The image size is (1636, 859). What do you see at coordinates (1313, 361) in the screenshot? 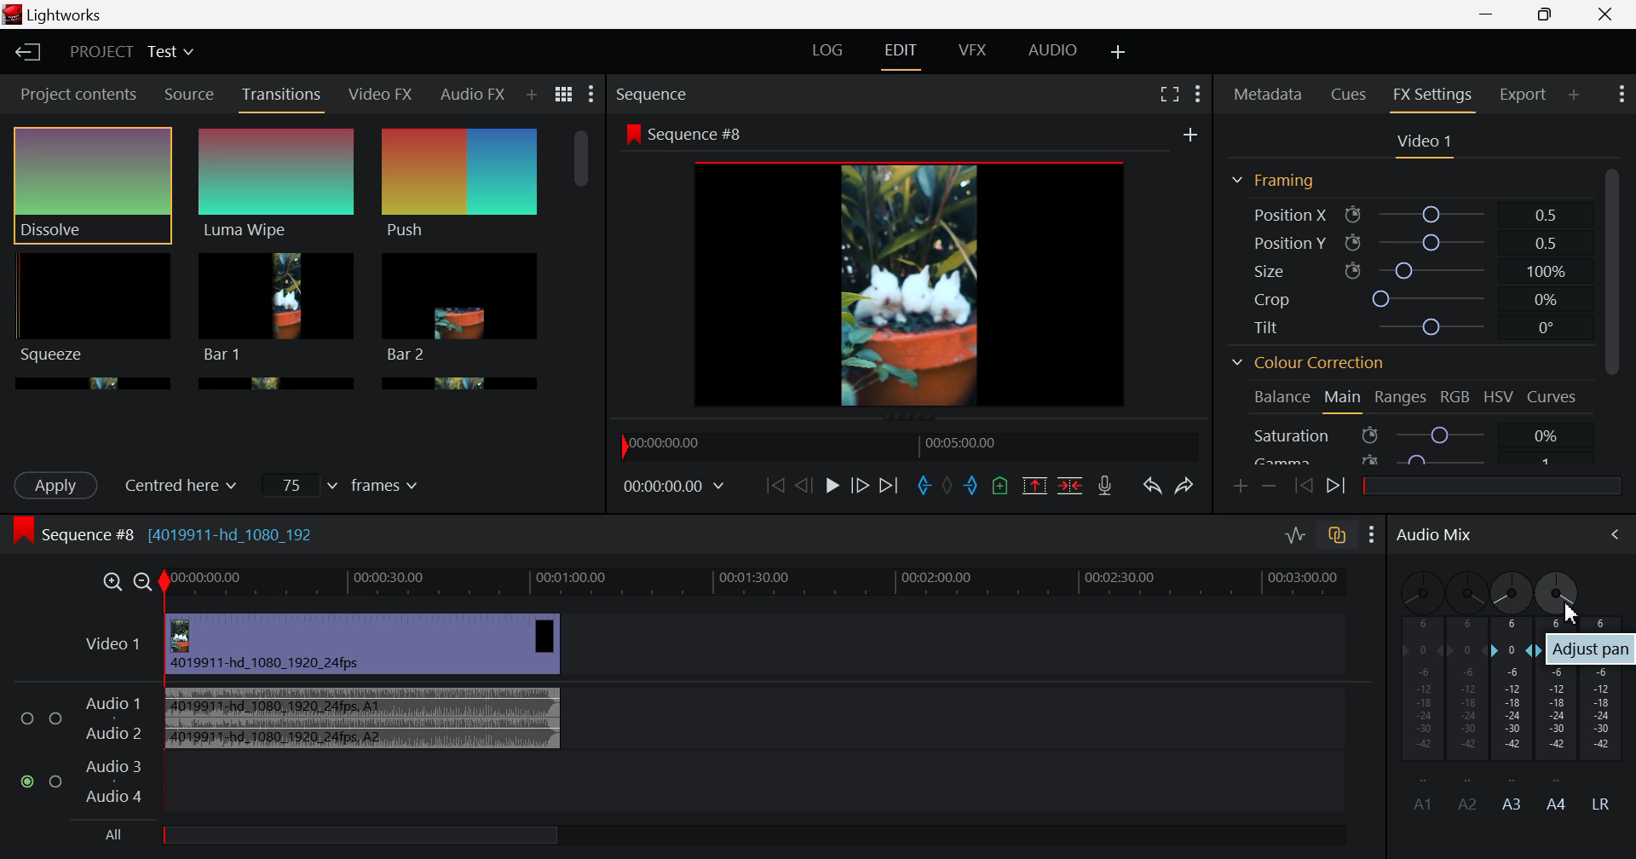
I see `Colour Correction` at bounding box center [1313, 361].